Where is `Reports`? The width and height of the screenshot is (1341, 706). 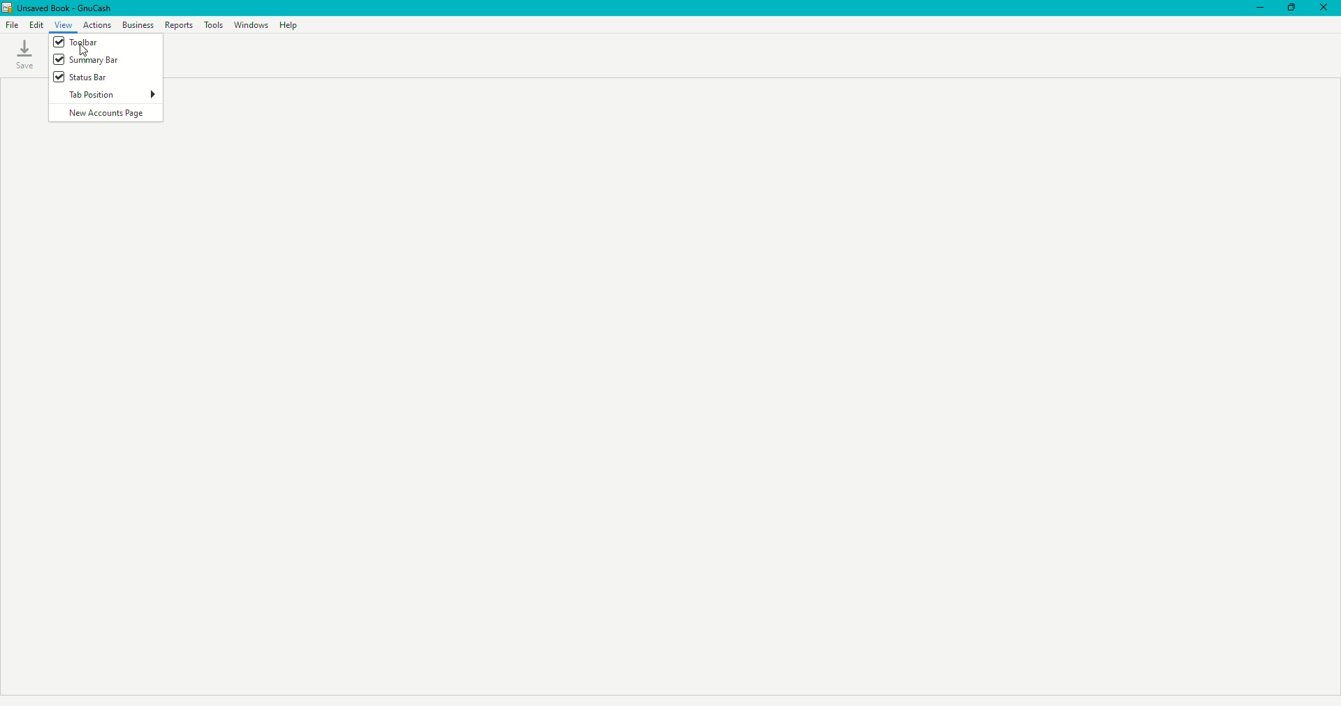
Reports is located at coordinates (179, 24).